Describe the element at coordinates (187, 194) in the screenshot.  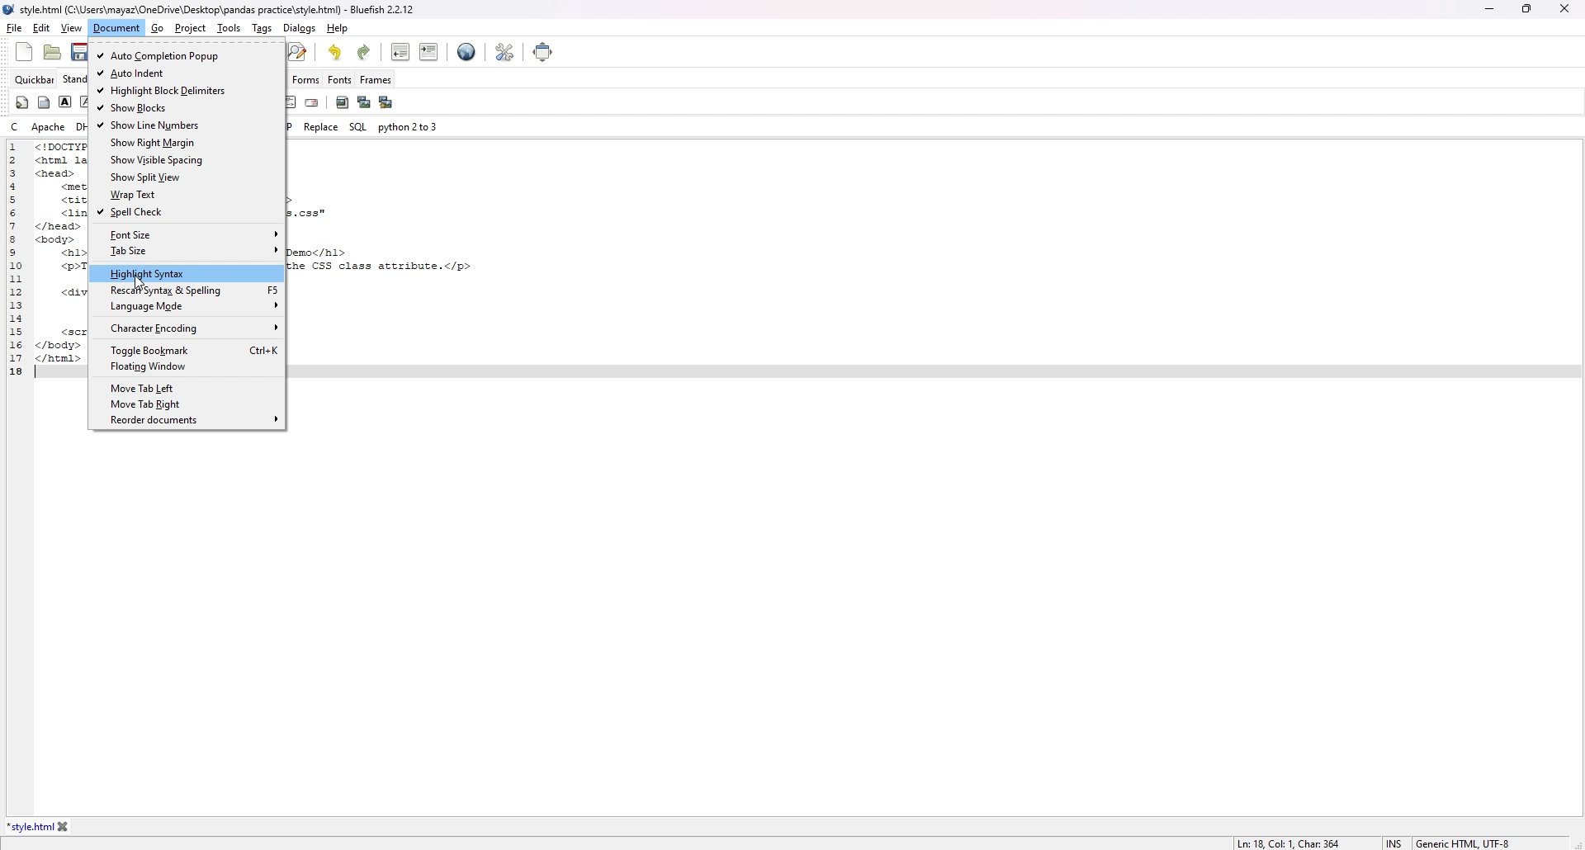
I see `wrap text` at that location.